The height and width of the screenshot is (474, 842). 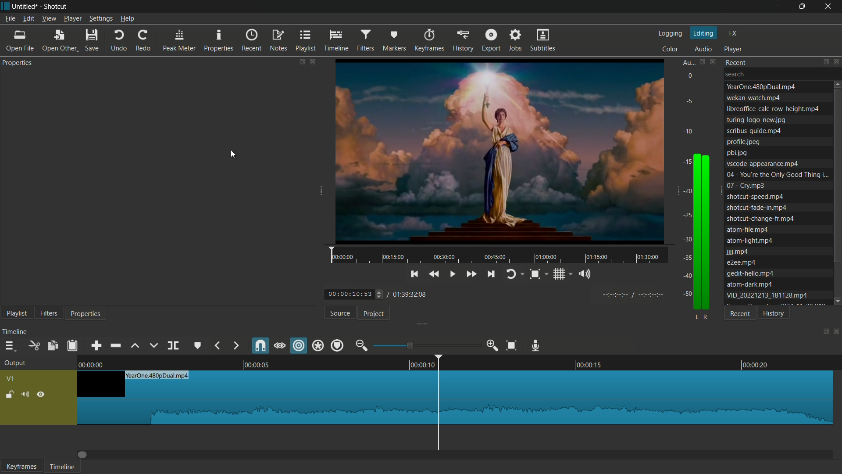 I want to click on subtitles, so click(x=543, y=41).